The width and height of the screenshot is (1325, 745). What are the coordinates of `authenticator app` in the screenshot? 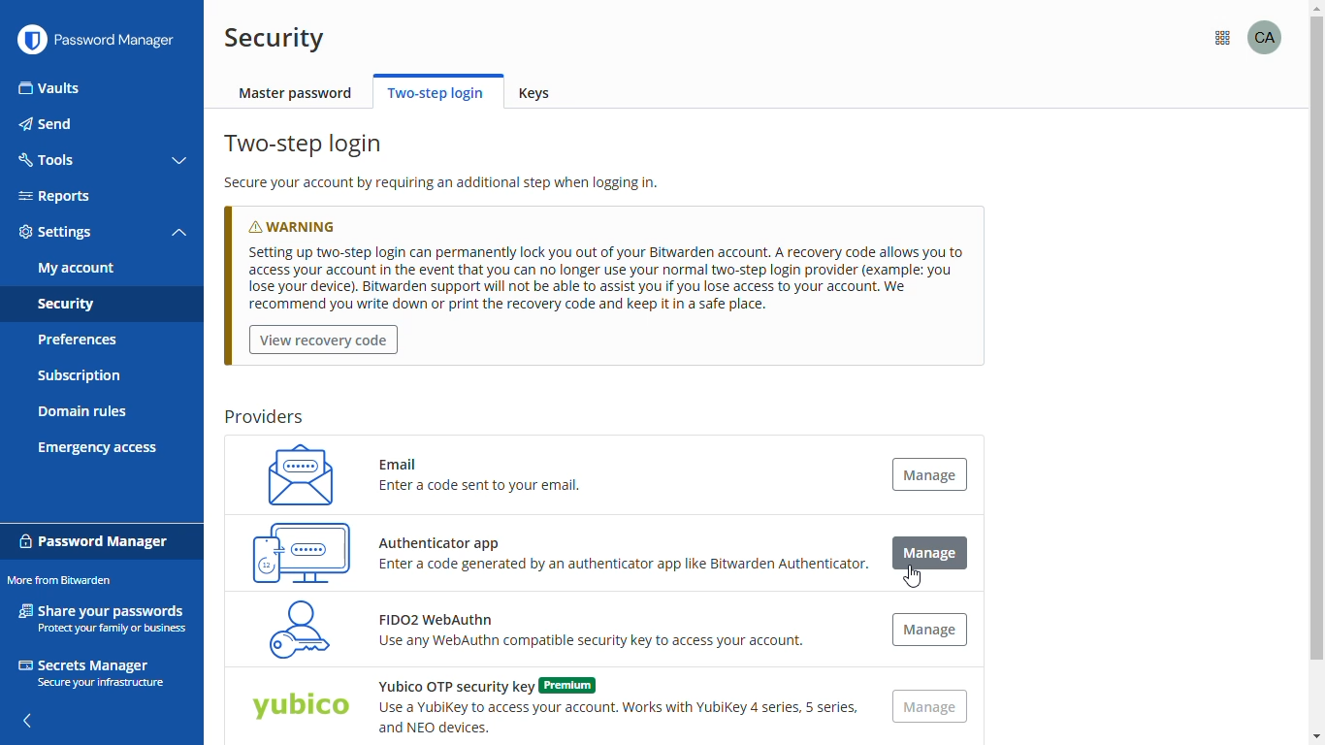 It's located at (302, 552).